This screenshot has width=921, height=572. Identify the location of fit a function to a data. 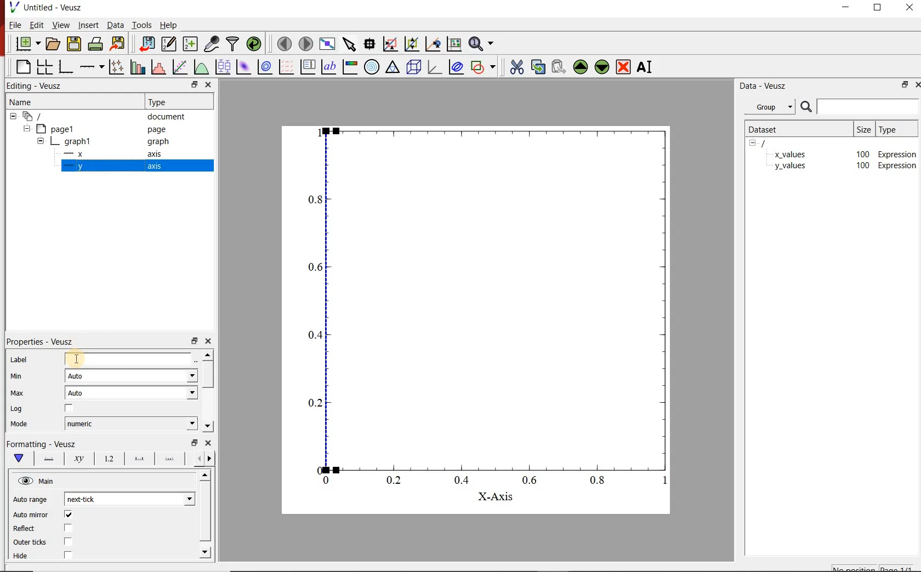
(180, 66).